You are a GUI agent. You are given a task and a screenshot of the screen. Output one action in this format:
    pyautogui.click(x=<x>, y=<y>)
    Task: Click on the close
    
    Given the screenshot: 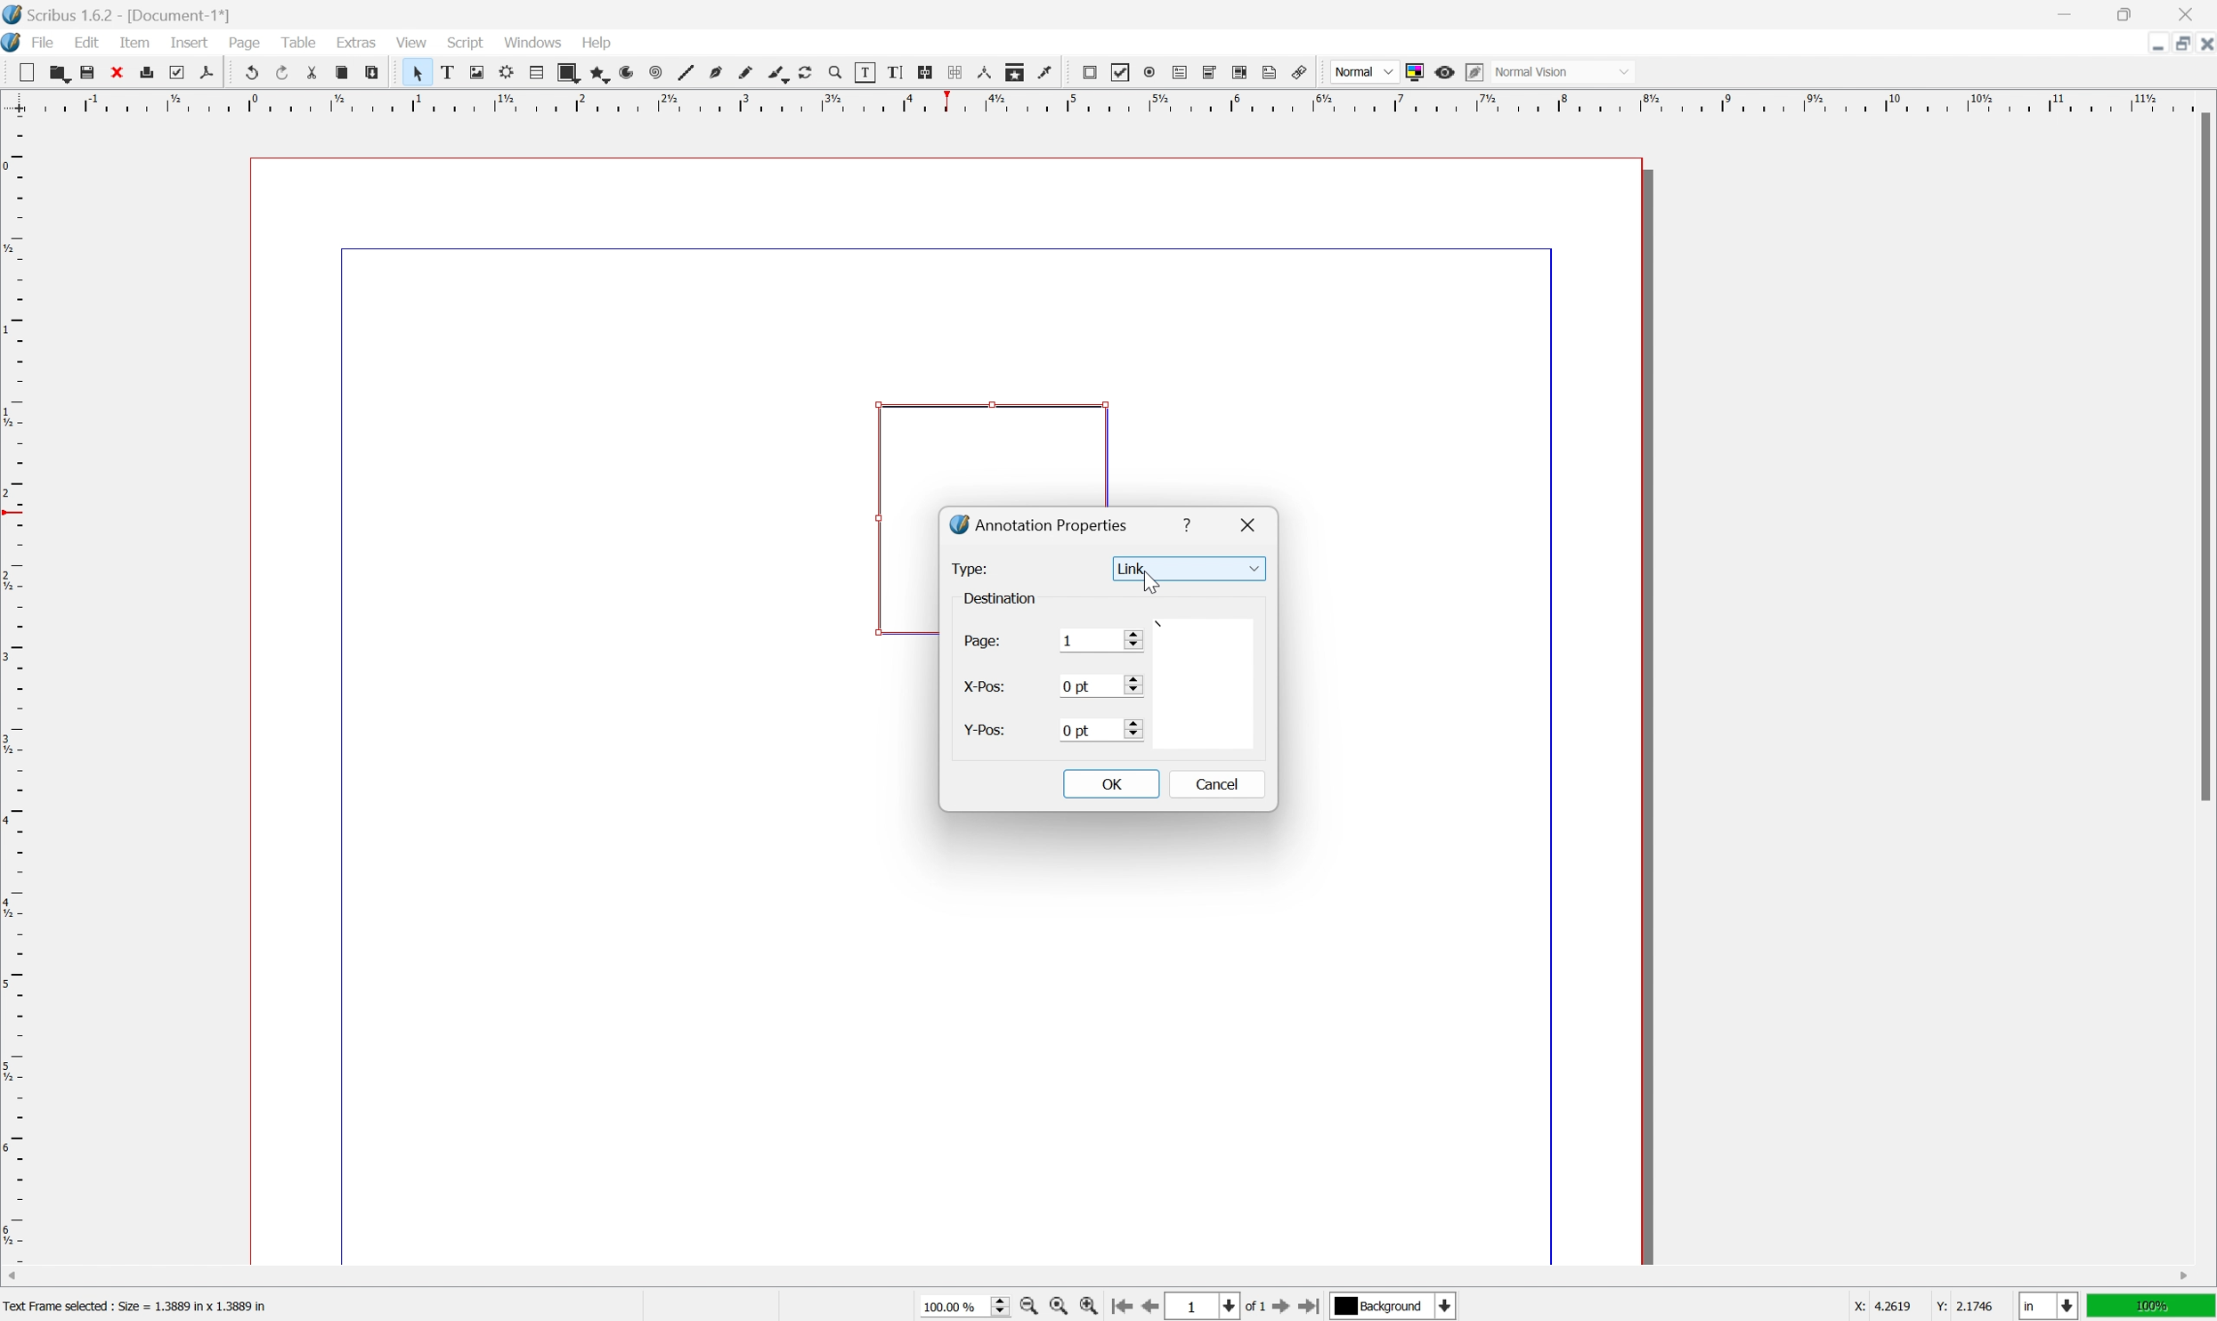 What is the action you would take?
    pyautogui.click(x=2187, y=14)
    